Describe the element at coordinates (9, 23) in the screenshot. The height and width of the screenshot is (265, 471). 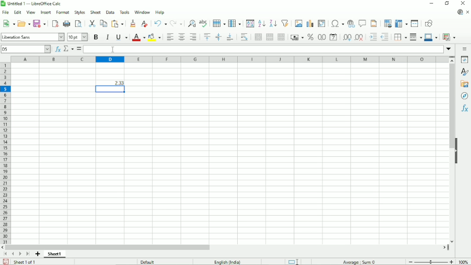
I see `New` at that location.